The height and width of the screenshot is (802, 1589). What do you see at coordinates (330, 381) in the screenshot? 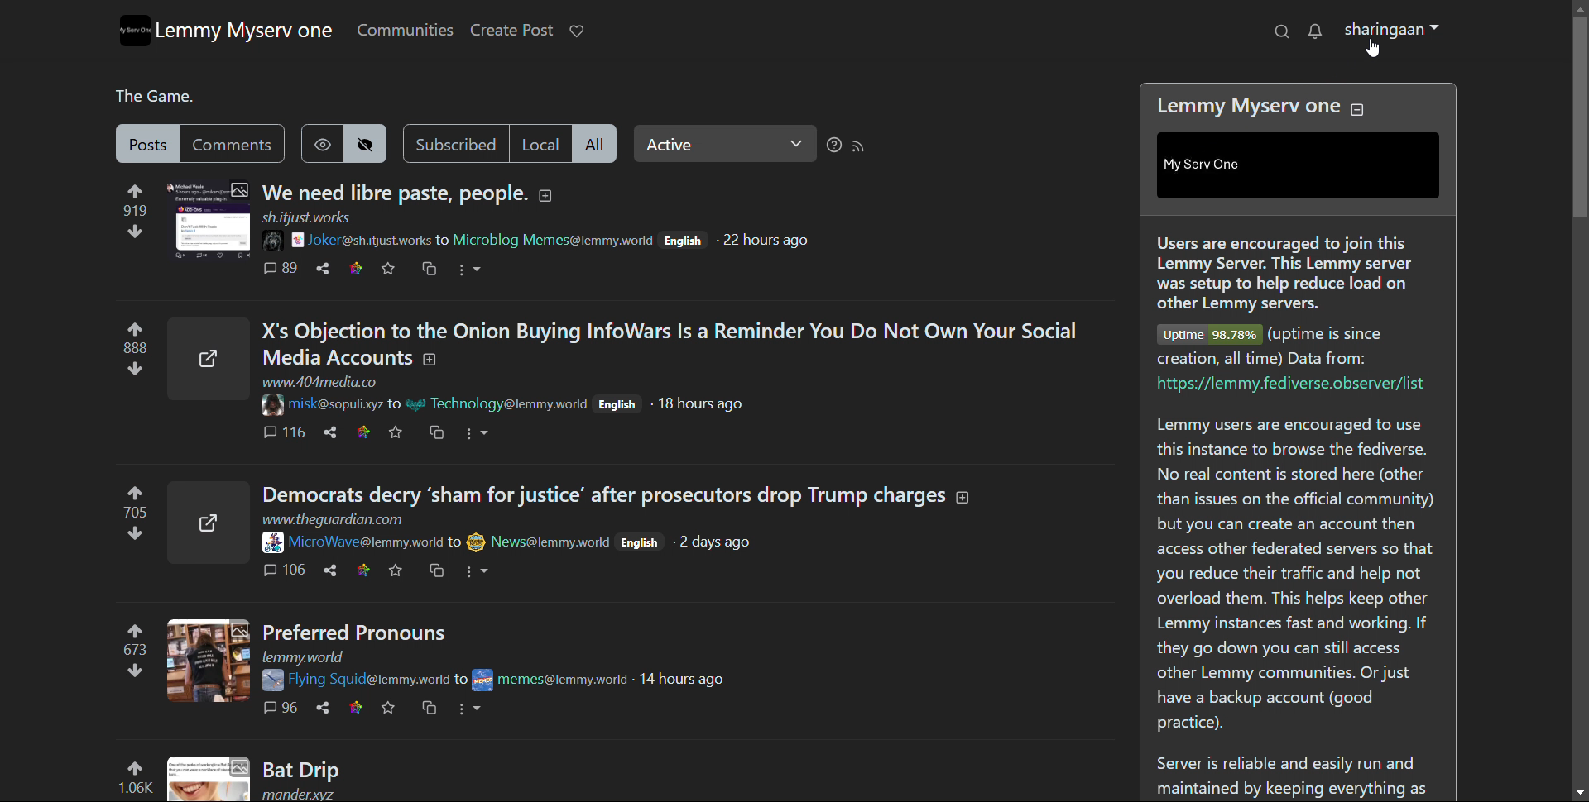
I see `URL` at bounding box center [330, 381].